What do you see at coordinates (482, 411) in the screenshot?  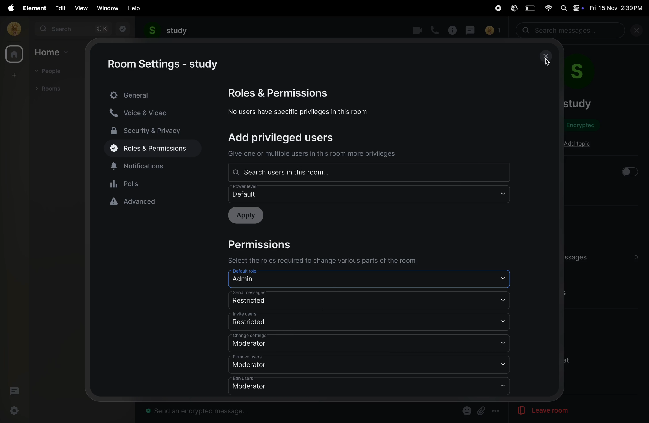 I see `` at bounding box center [482, 411].